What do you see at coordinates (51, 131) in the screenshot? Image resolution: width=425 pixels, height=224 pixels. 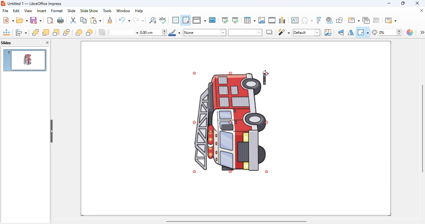 I see `hide` at bounding box center [51, 131].